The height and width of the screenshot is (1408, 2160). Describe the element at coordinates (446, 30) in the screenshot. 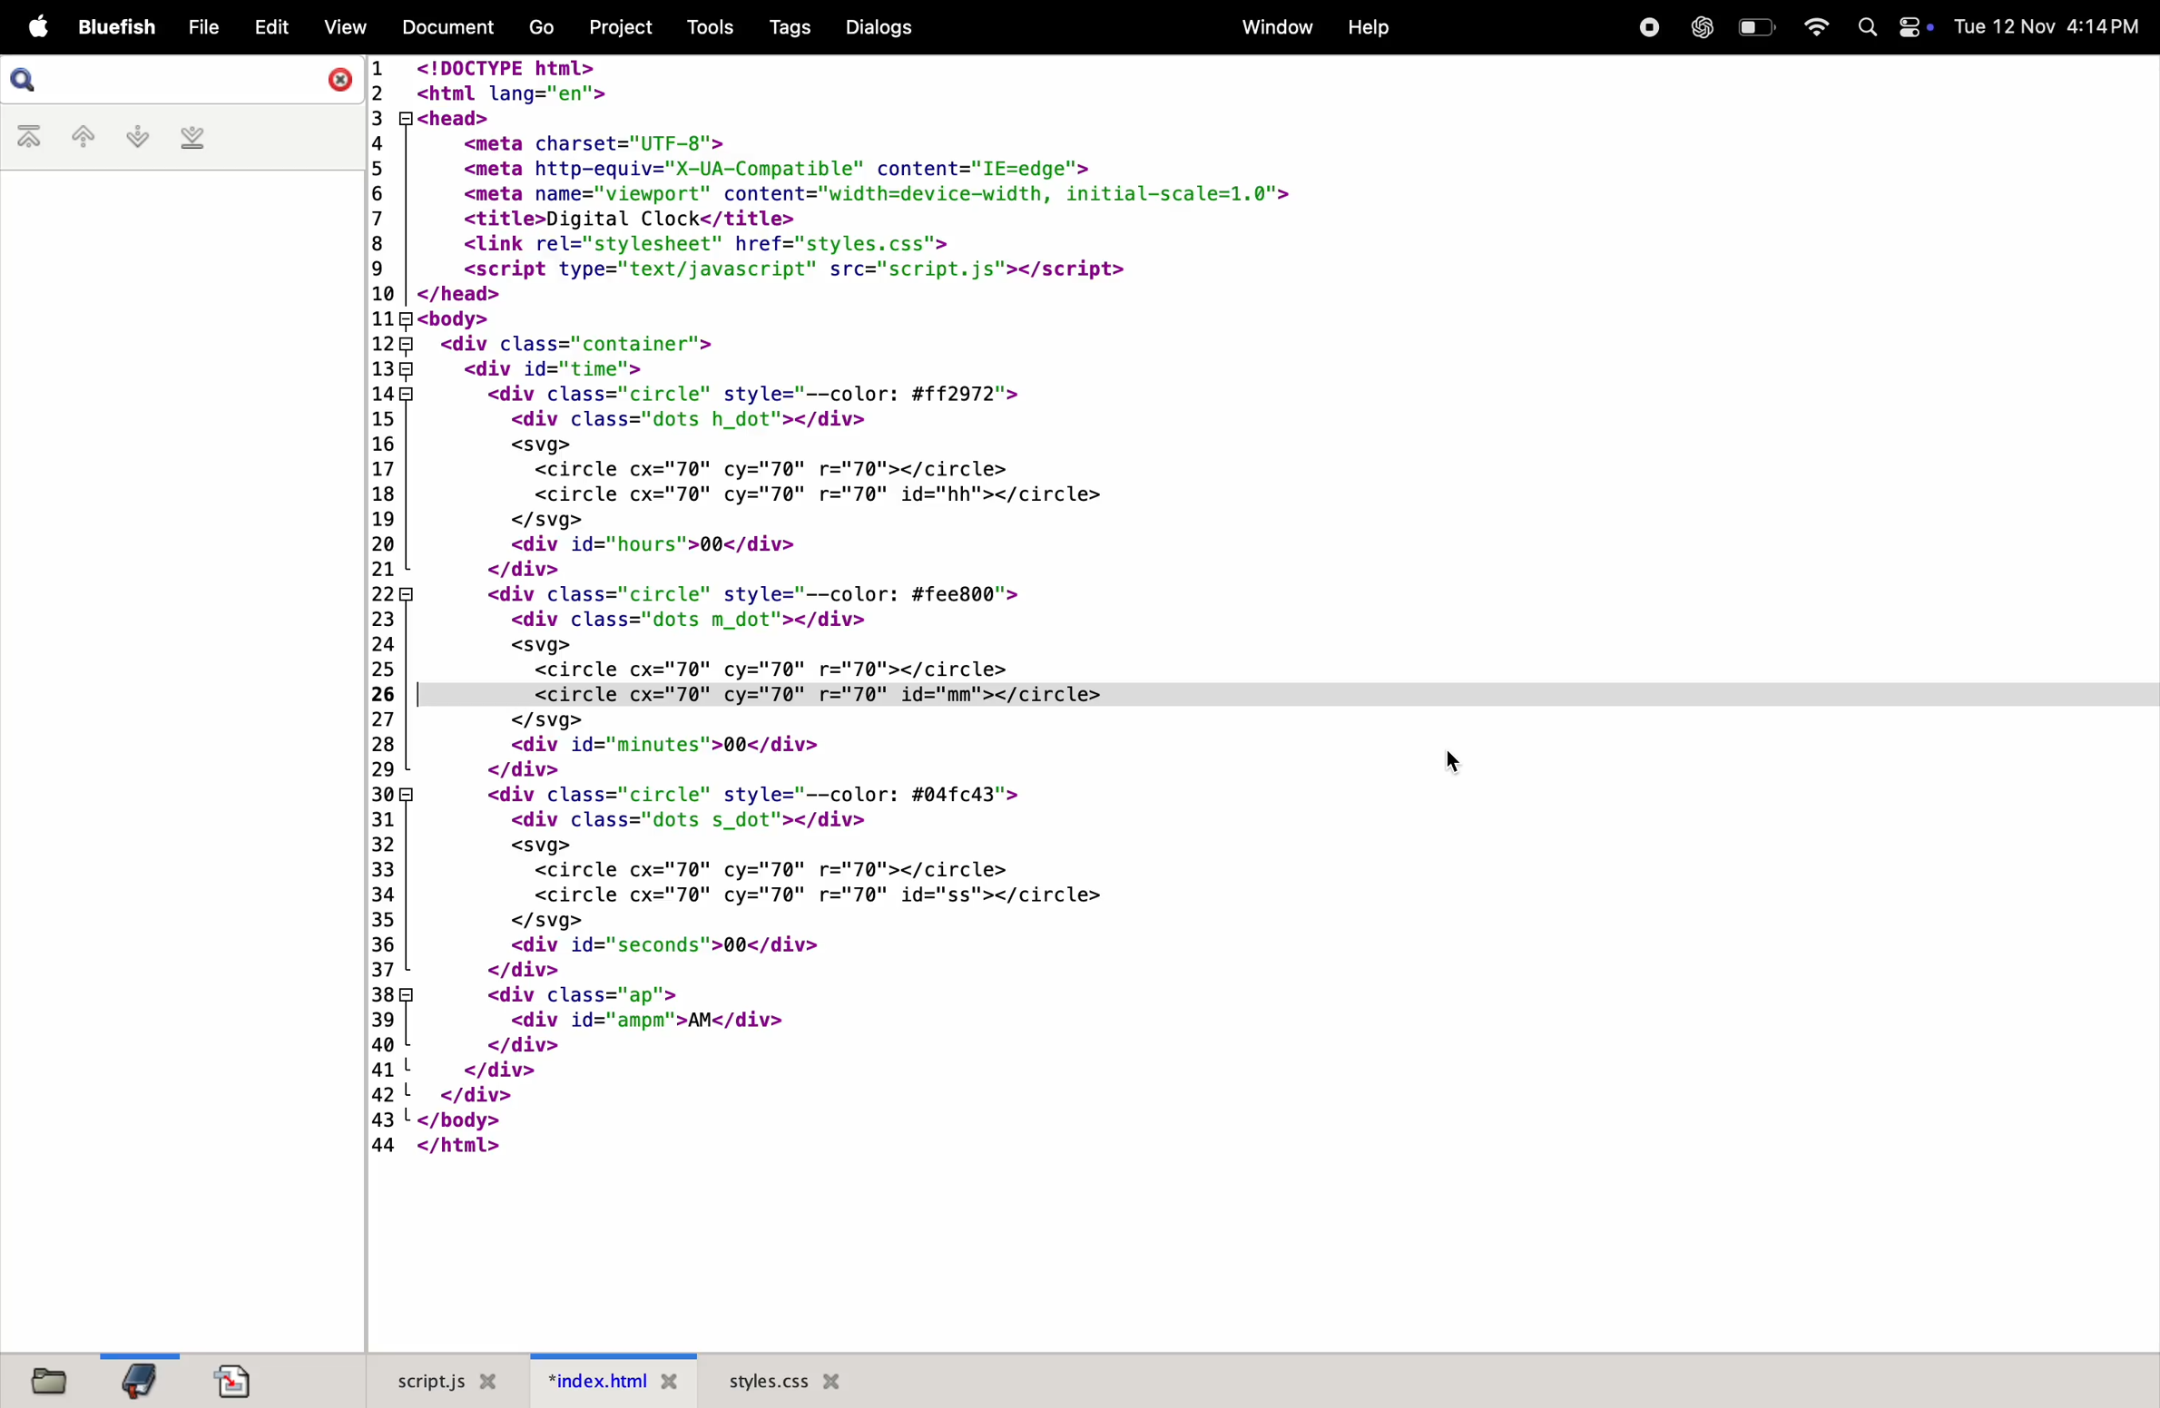

I see `document` at that location.